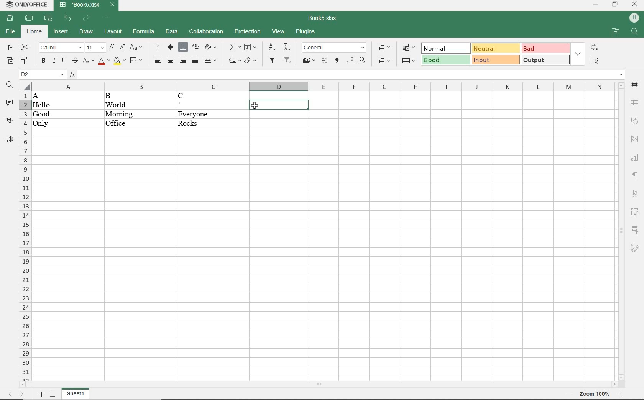 This screenshot has height=400, width=644. Describe the element at coordinates (195, 48) in the screenshot. I see `wrap text` at that location.